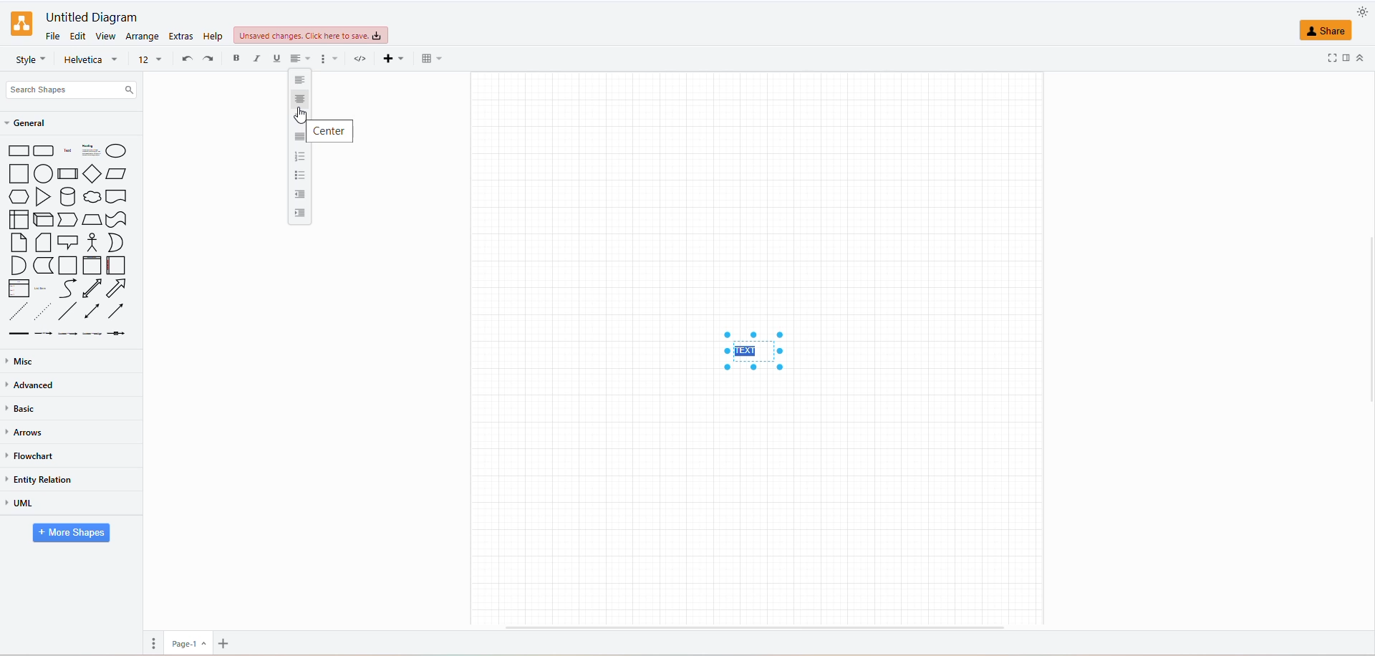  What do you see at coordinates (428, 58) in the screenshot?
I see `table` at bounding box center [428, 58].